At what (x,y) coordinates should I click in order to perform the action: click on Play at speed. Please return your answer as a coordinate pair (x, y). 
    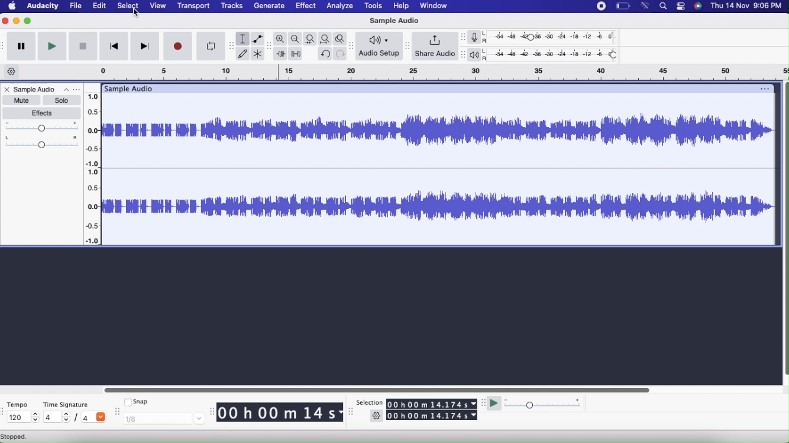
    Looking at the image, I should click on (494, 404).